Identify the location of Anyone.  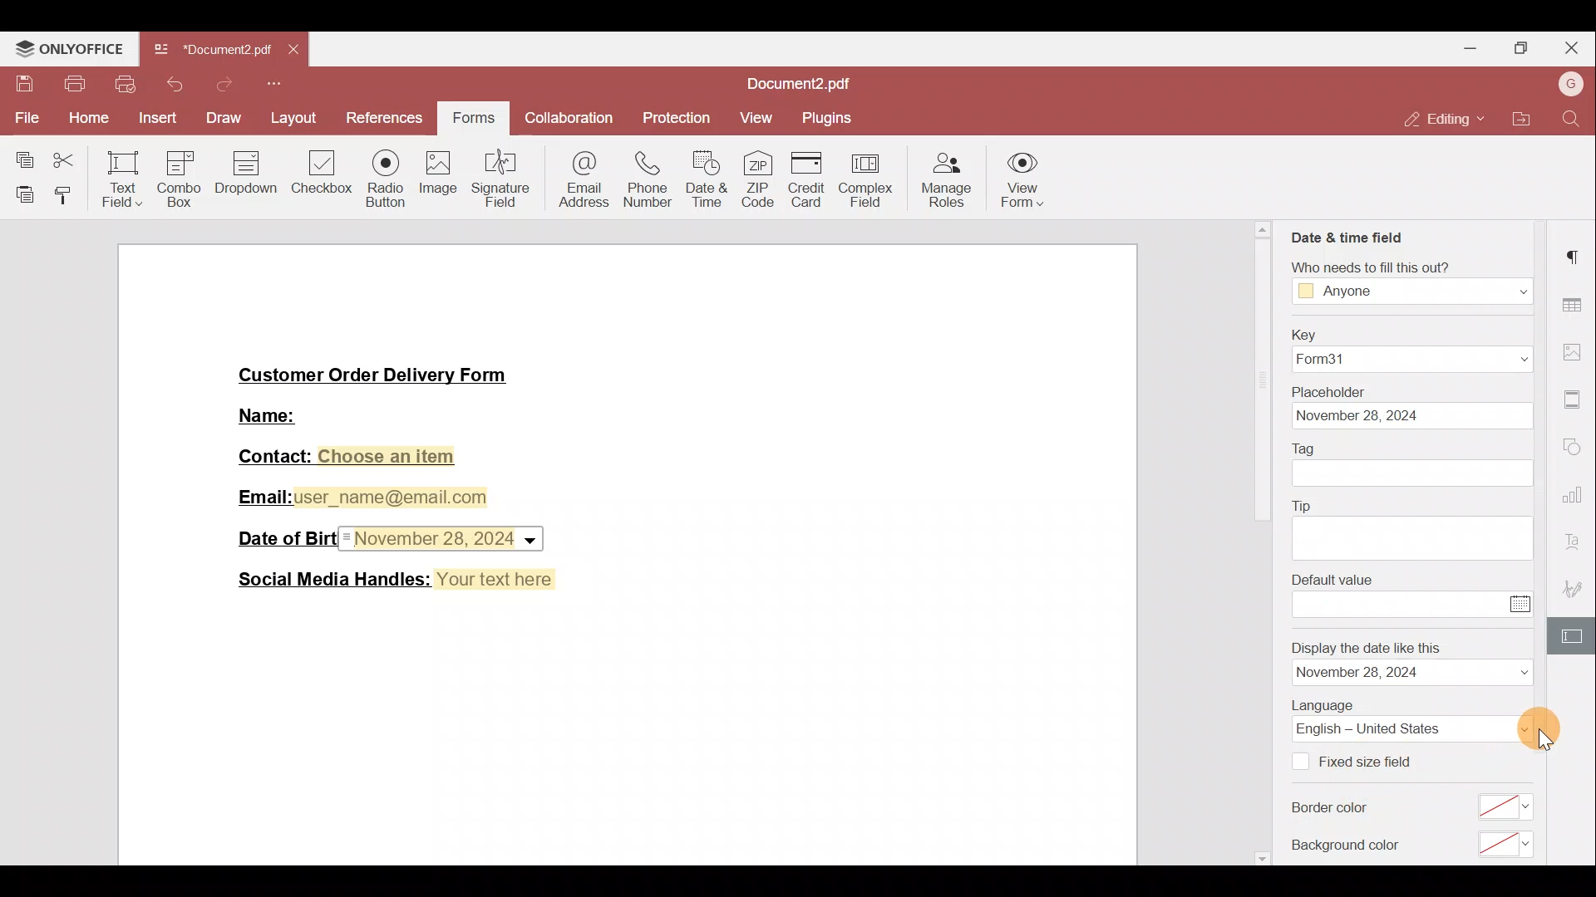
(1414, 291).